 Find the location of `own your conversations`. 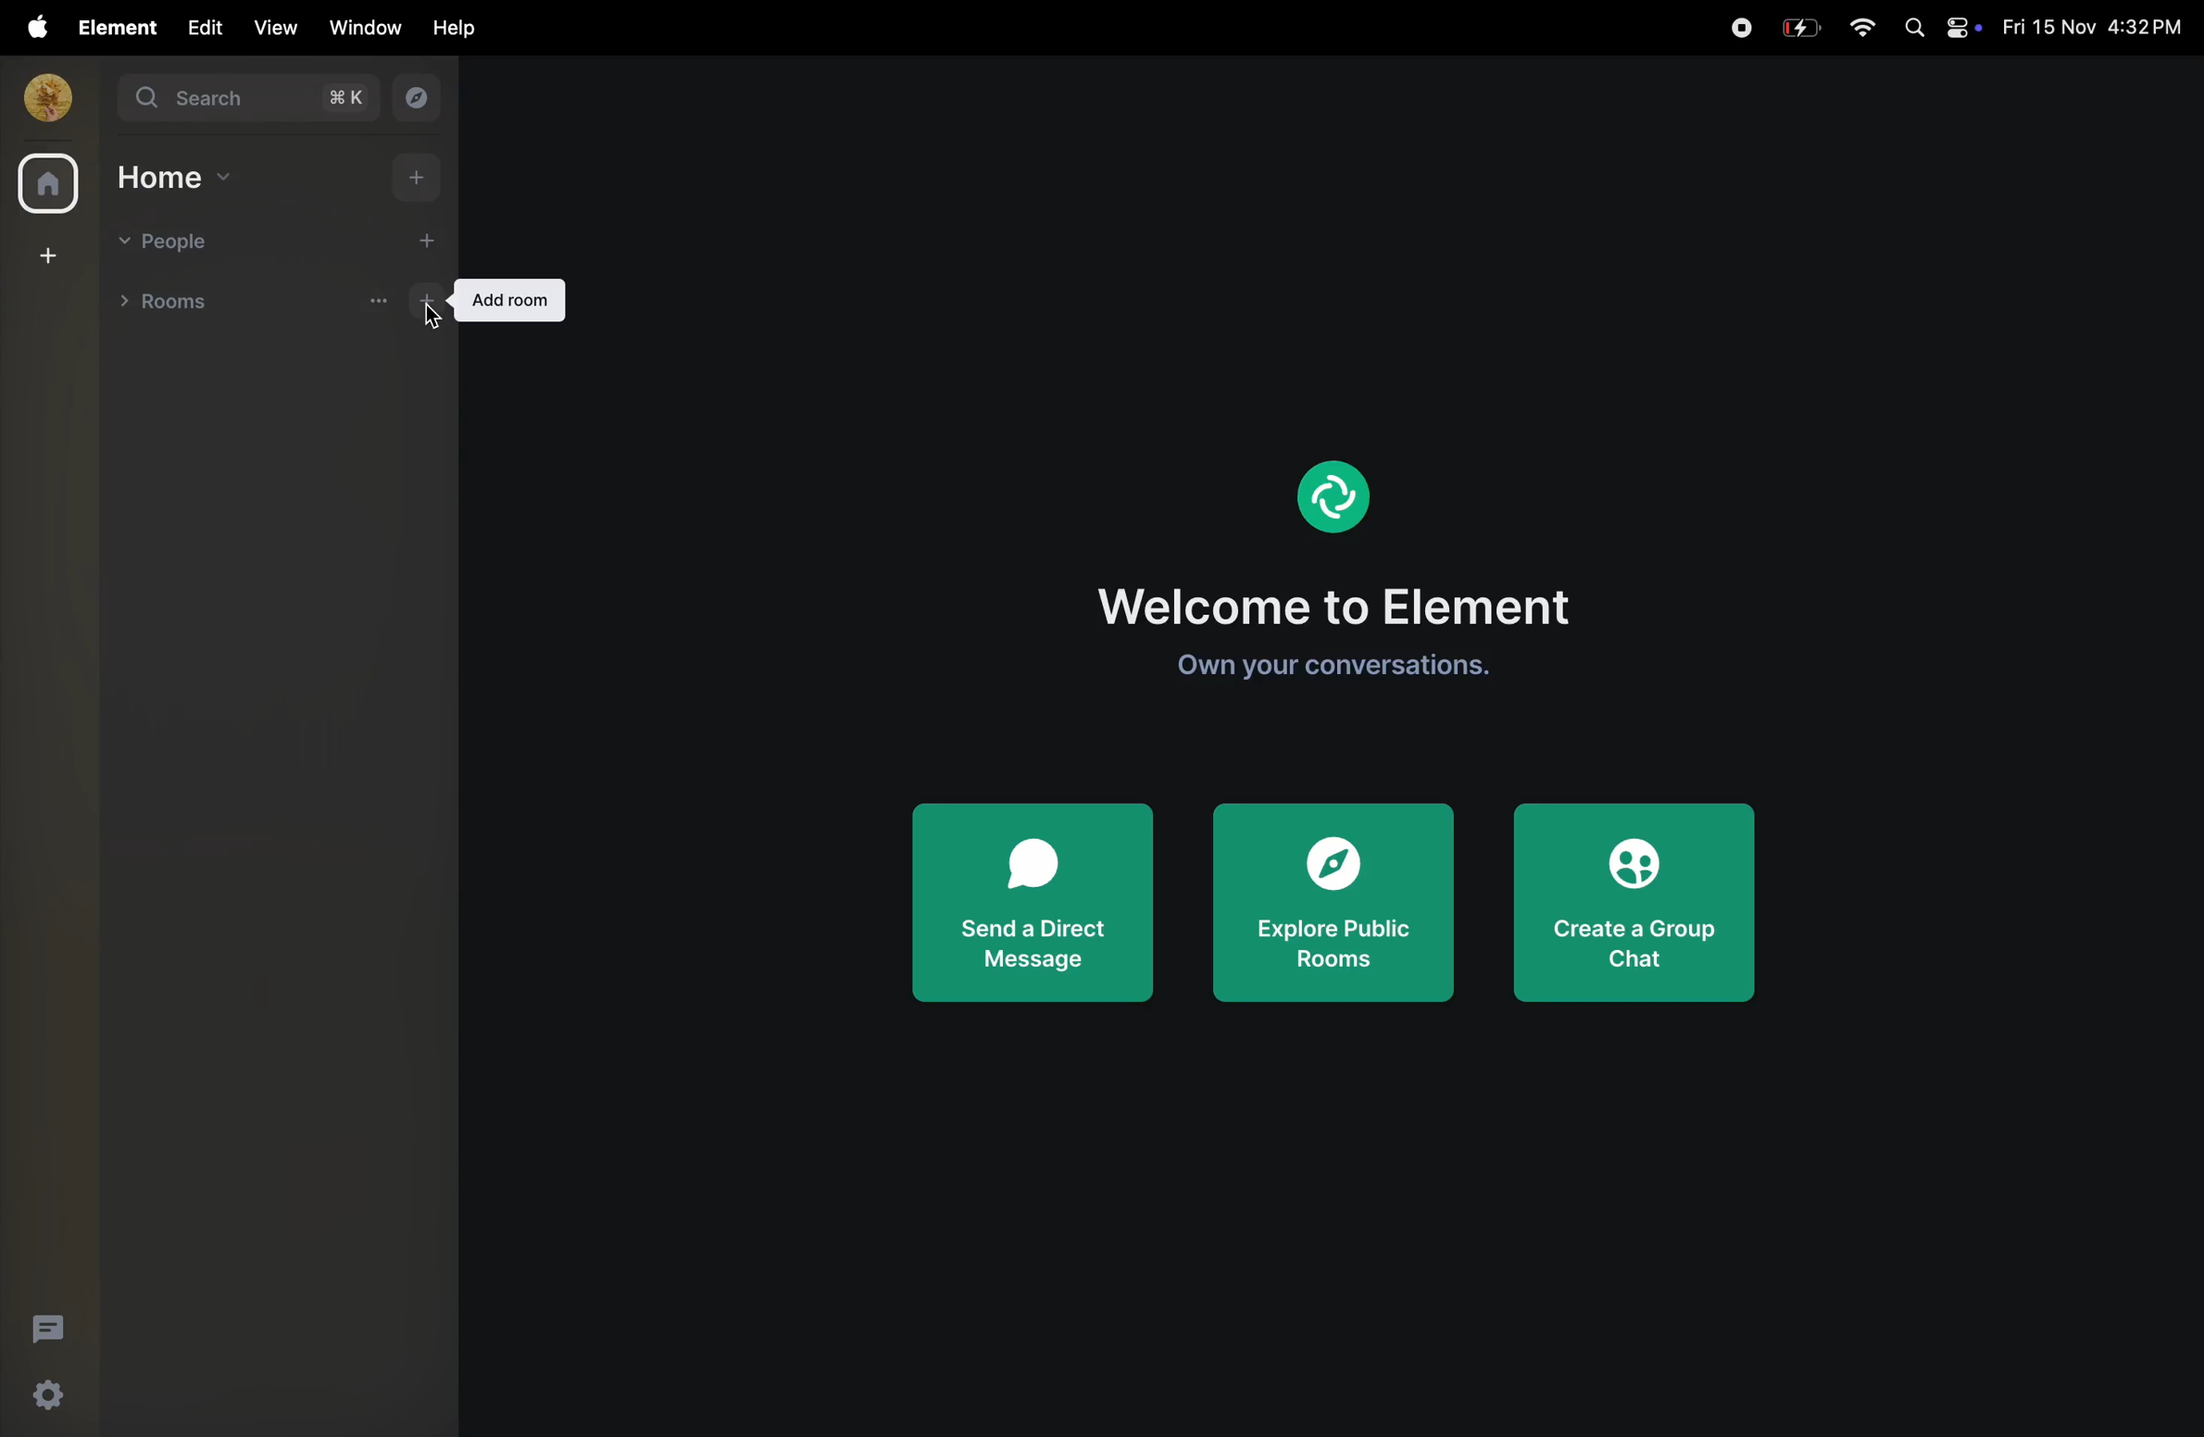

own your conversations is located at coordinates (1355, 665).